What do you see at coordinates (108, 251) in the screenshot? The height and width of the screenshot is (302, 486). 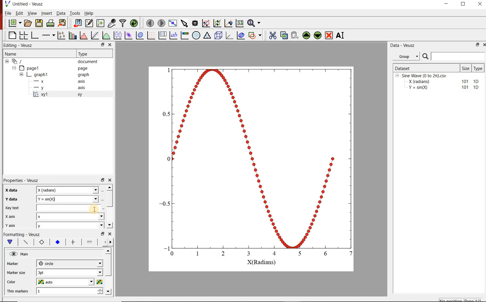 I see `Up` at bounding box center [108, 251].